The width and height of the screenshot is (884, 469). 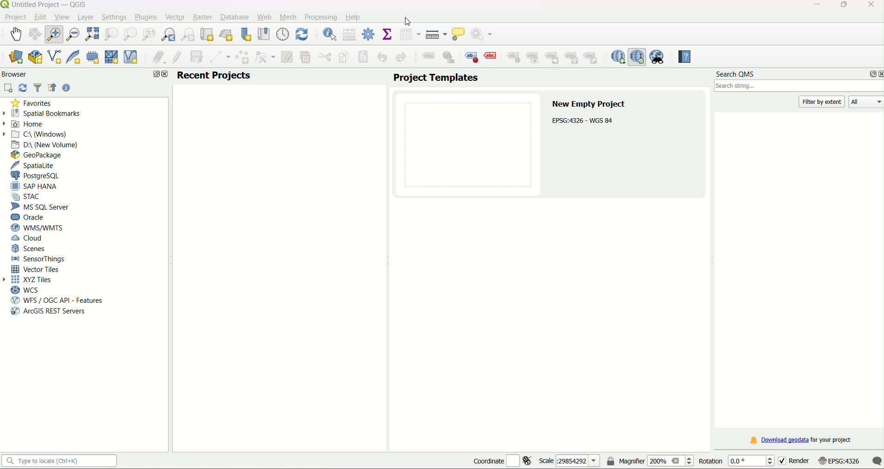 What do you see at coordinates (72, 57) in the screenshot?
I see `new spatialite layer` at bounding box center [72, 57].